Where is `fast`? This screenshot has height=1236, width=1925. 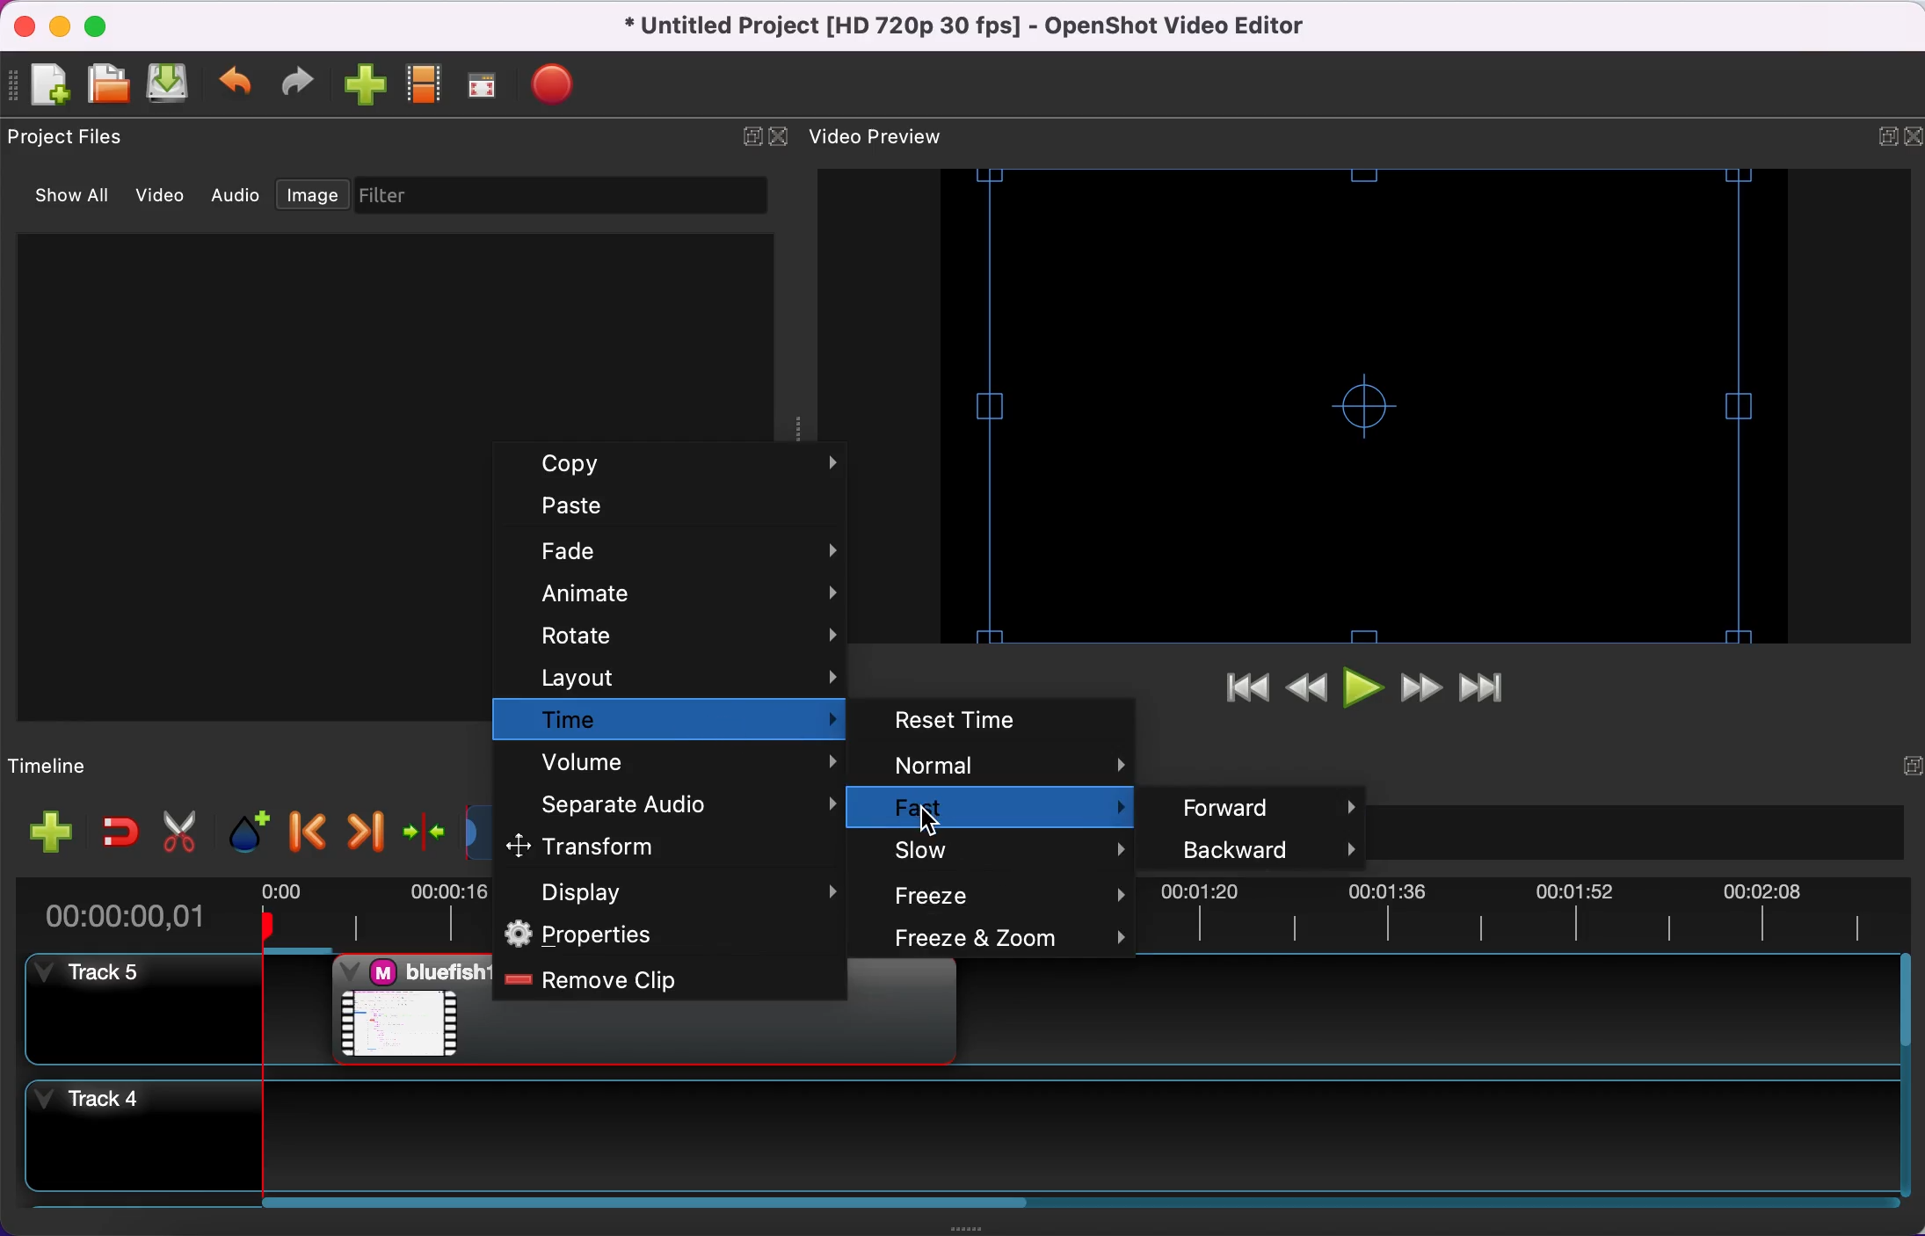
fast is located at coordinates (1004, 810).